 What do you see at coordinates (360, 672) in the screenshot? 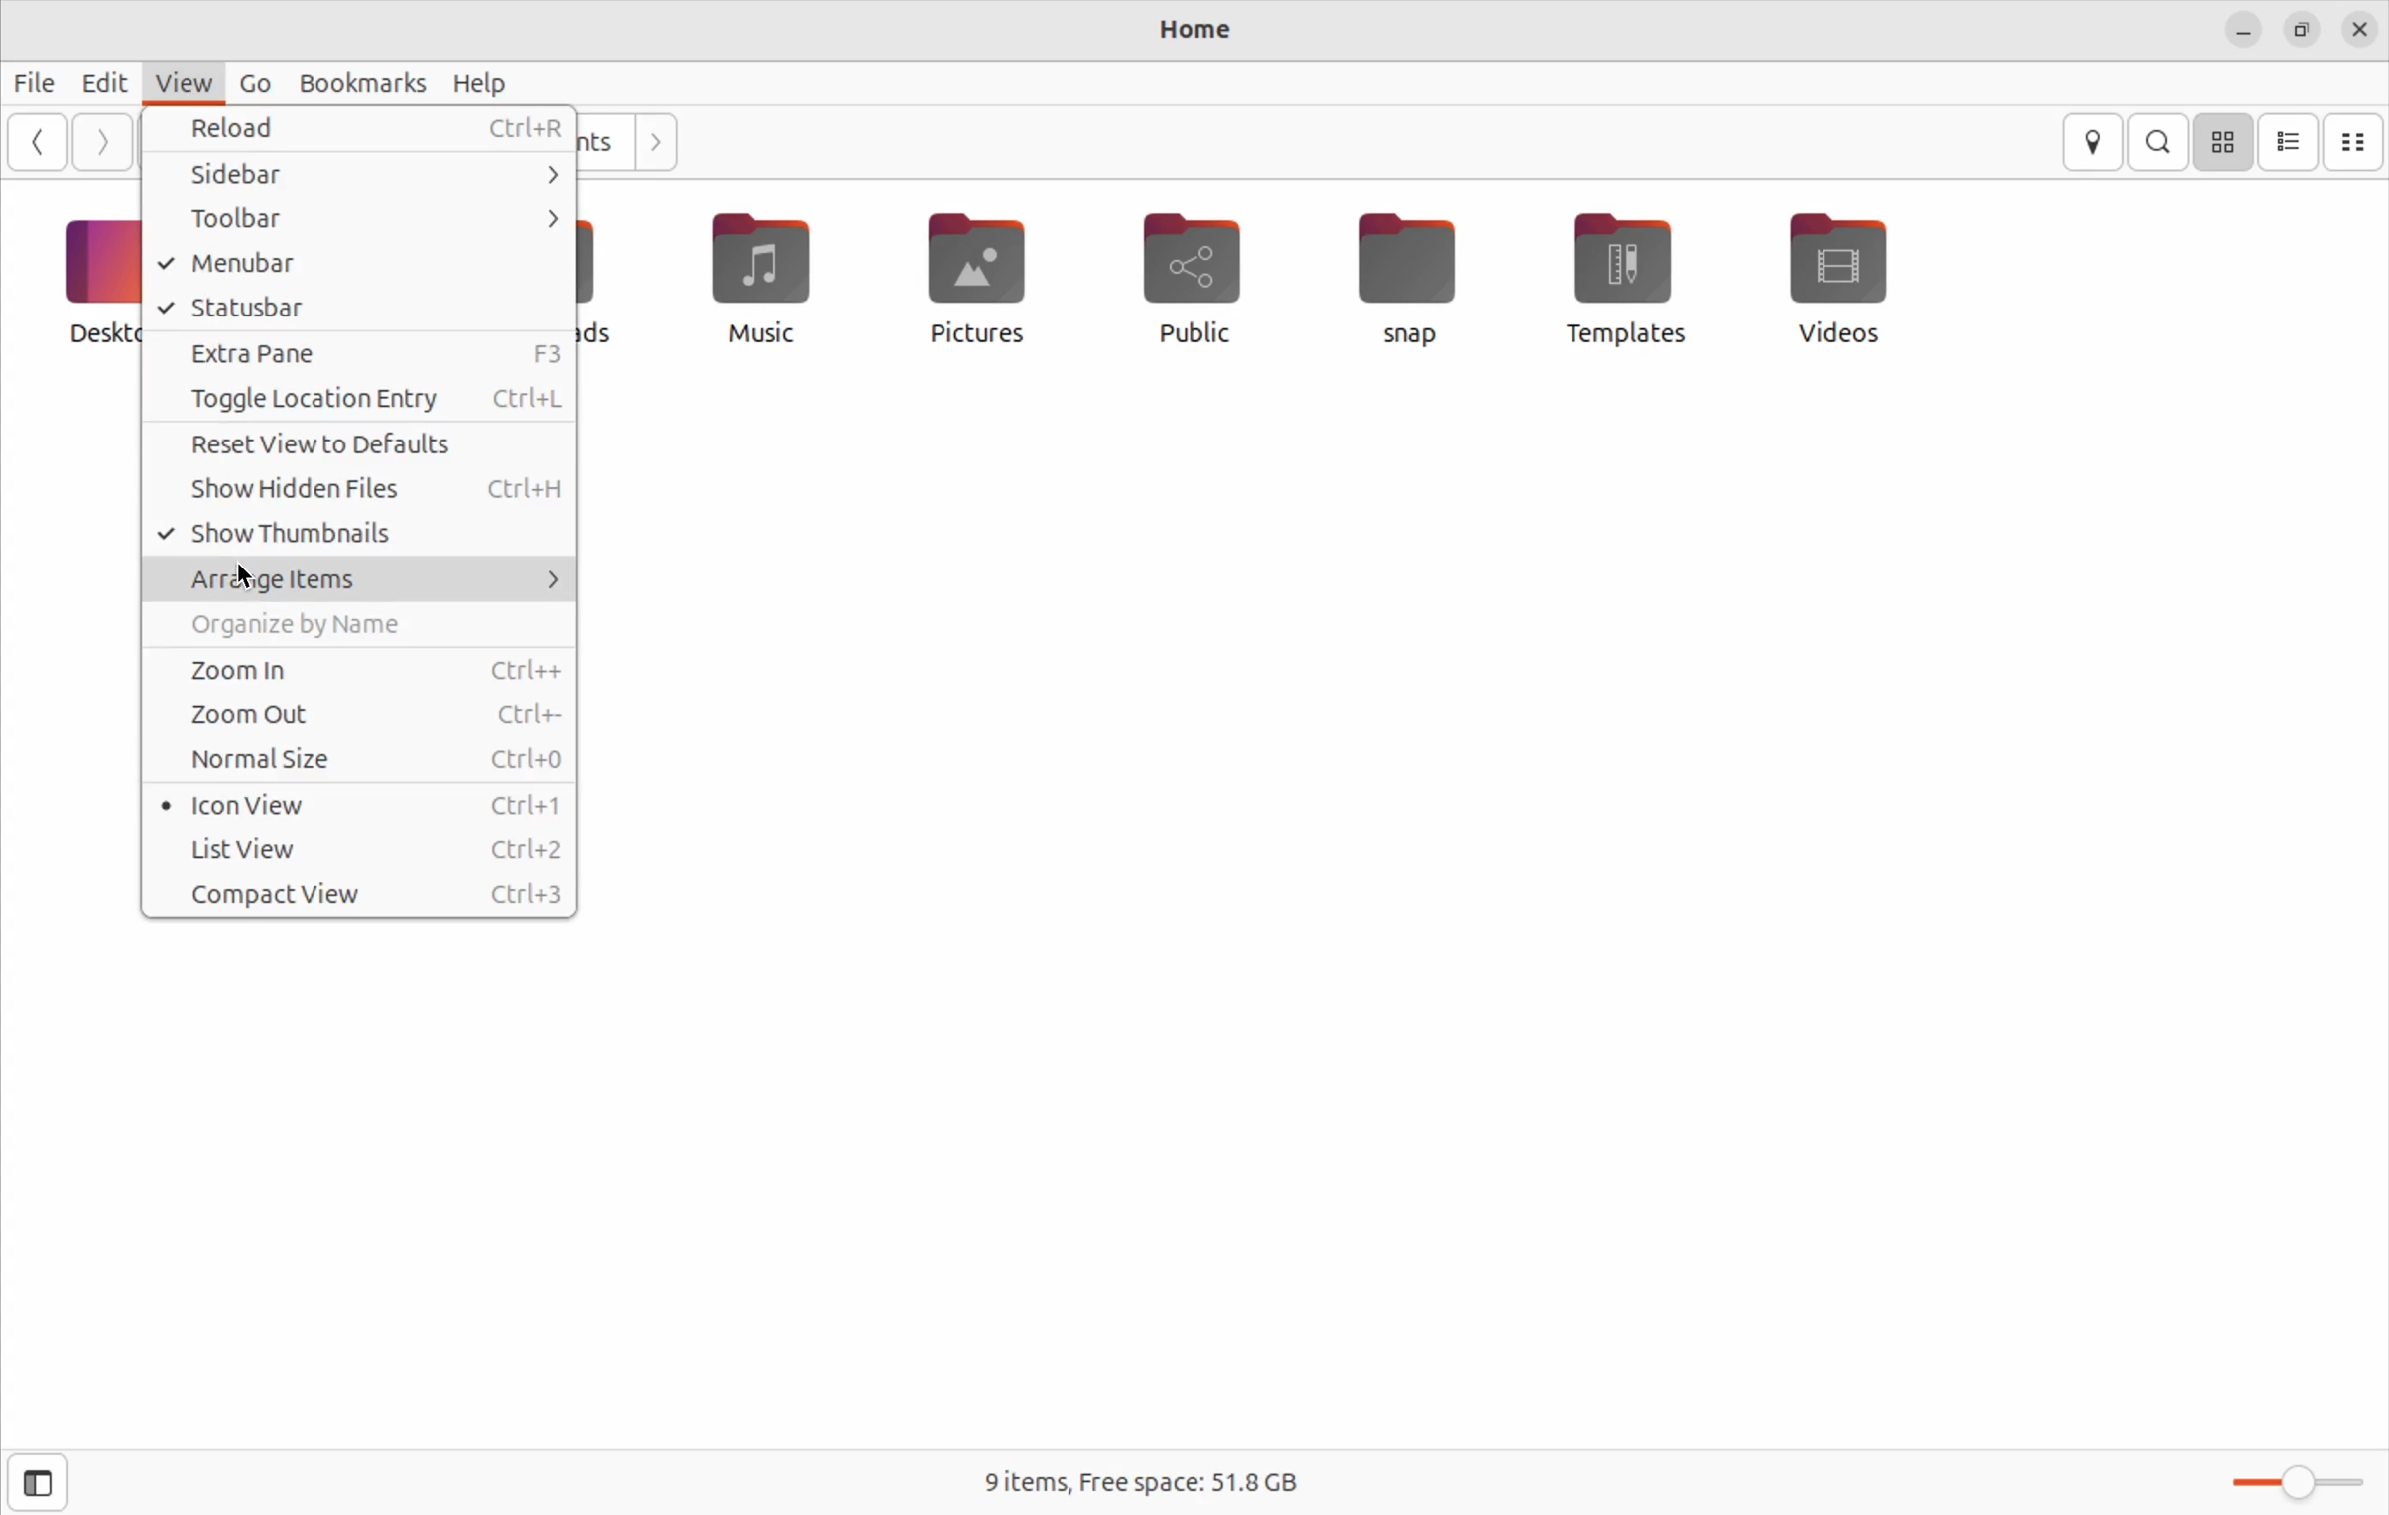
I see `zoom in ` at bounding box center [360, 672].